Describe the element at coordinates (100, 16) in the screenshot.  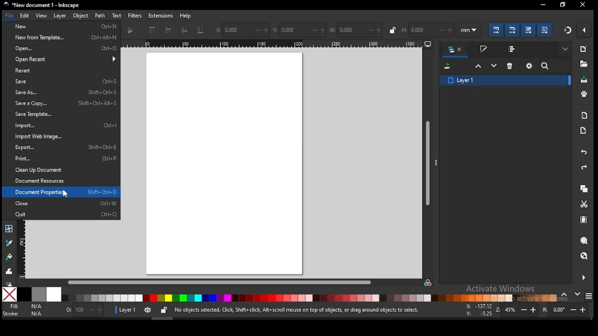
I see `path` at that location.